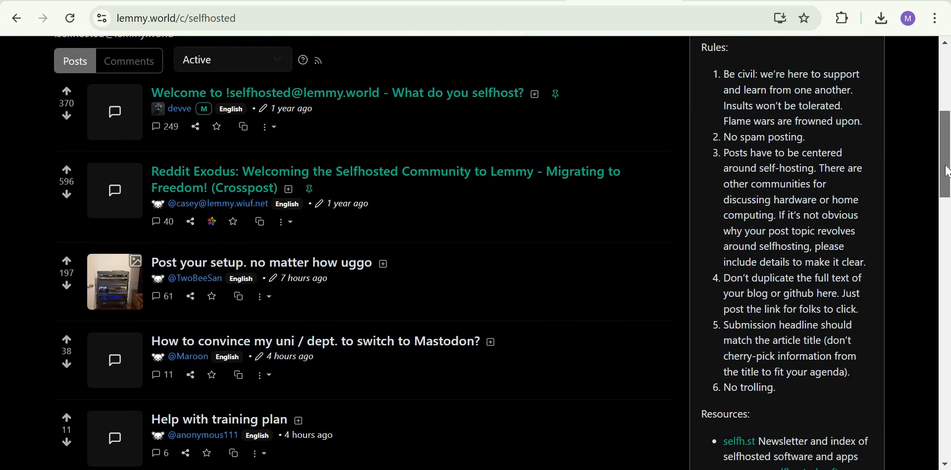 Image resolution: width=951 pixels, height=470 pixels. I want to click on english, so click(231, 108).